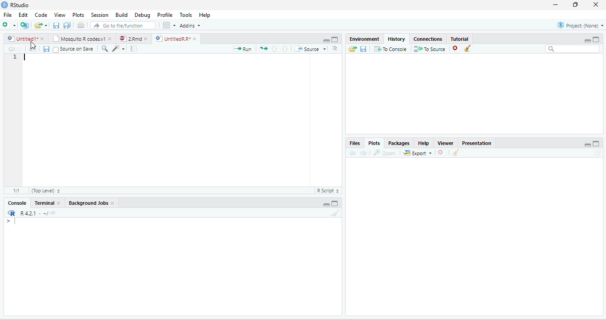 The width and height of the screenshot is (606, 320). Describe the element at coordinates (556, 5) in the screenshot. I see `minimize` at that location.